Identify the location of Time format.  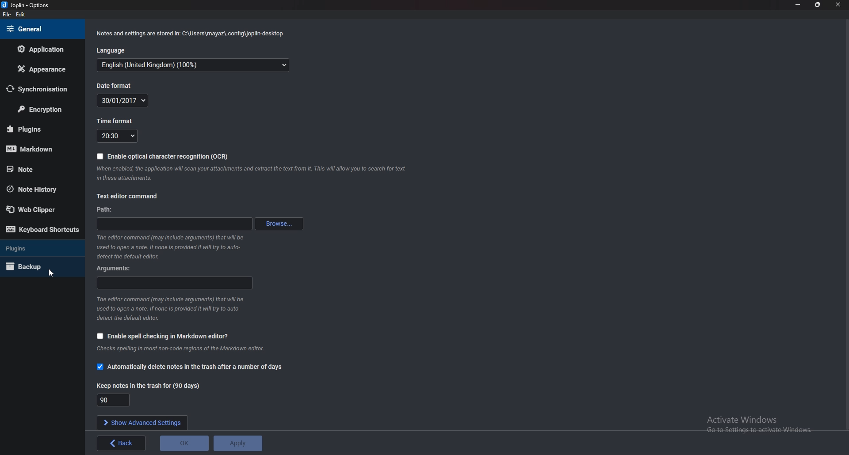
(116, 121).